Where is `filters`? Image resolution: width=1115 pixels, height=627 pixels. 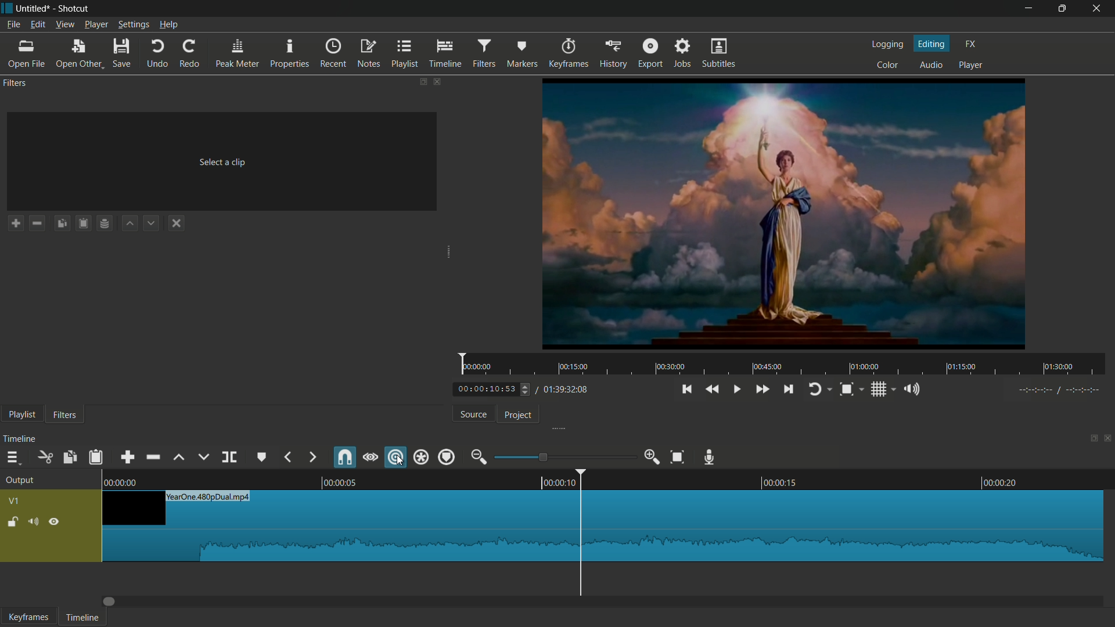
filters is located at coordinates (484, 54).